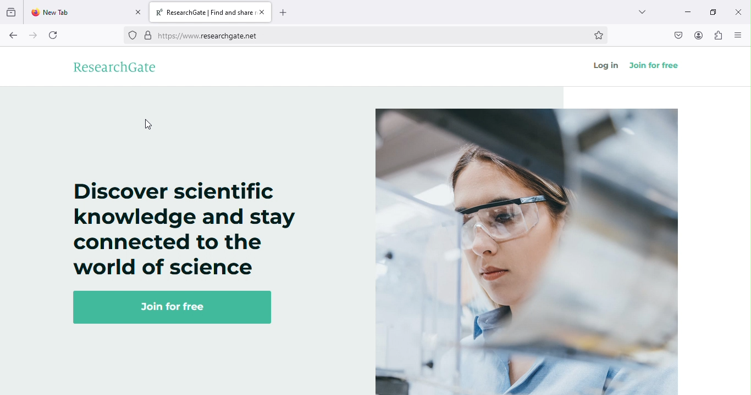 The height and width of the screenshot is (395, 751). Describe the element at coordinates (688, 11) in the screenshot. I see `minimize` at that location.